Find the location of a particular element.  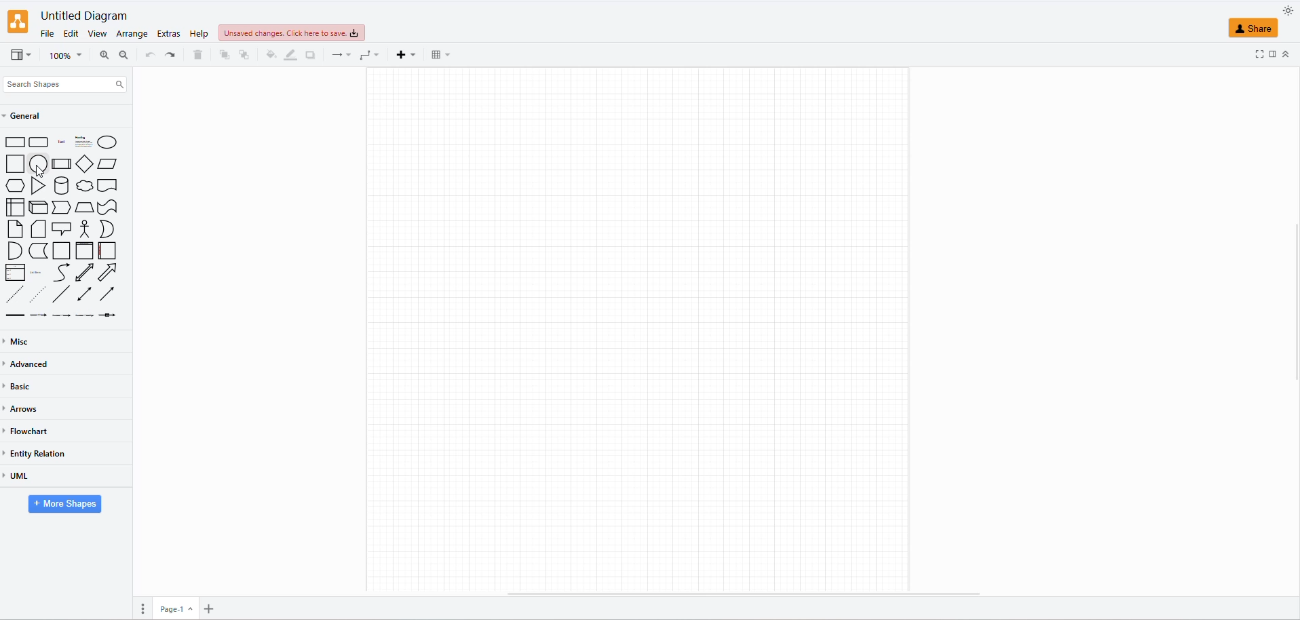

PROCESS is located at coordinates (62, 164).